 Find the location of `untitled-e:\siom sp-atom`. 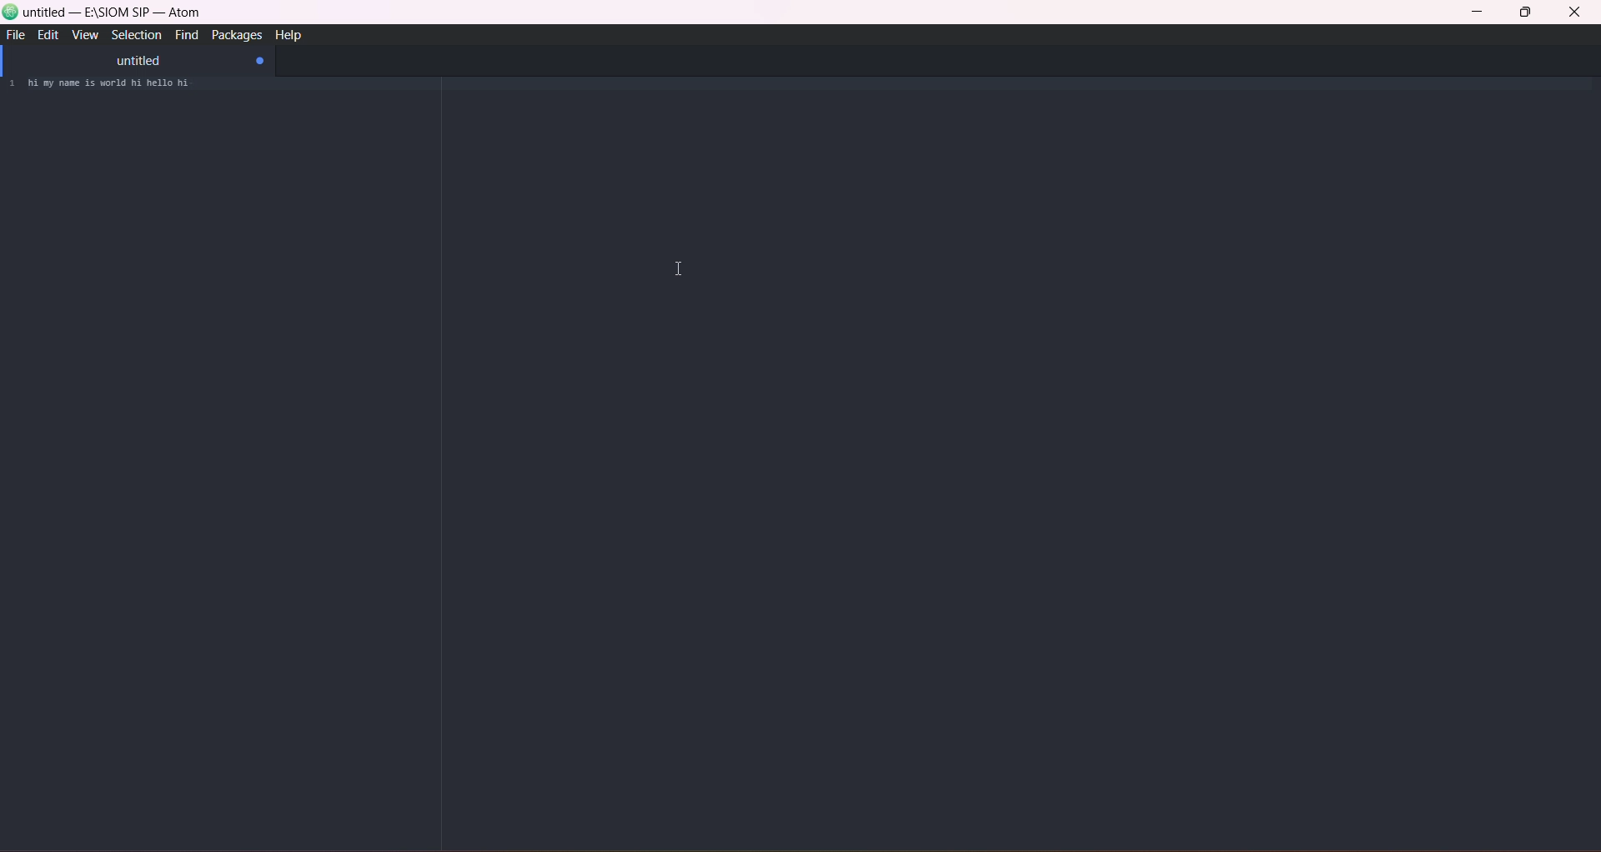

untitled-e:\siom sp-atom is located at coordinates (114, 13).